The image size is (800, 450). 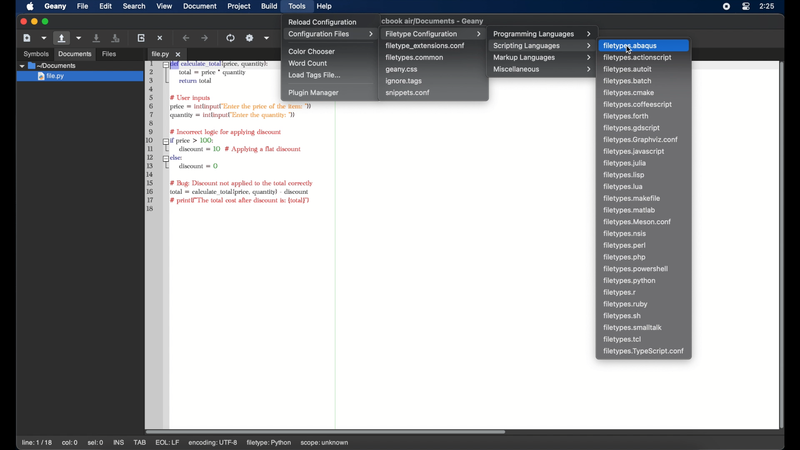 What do you see at coordinates (543, 57) in the screenshot?
I see `markup languages` at bounding box center [543, 57].